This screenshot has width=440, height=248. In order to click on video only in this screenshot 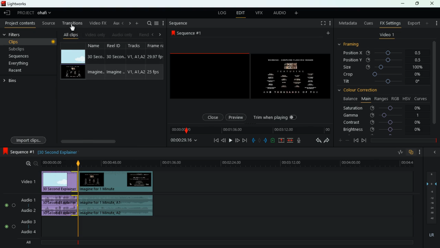, I will do `click(95, 34)`.